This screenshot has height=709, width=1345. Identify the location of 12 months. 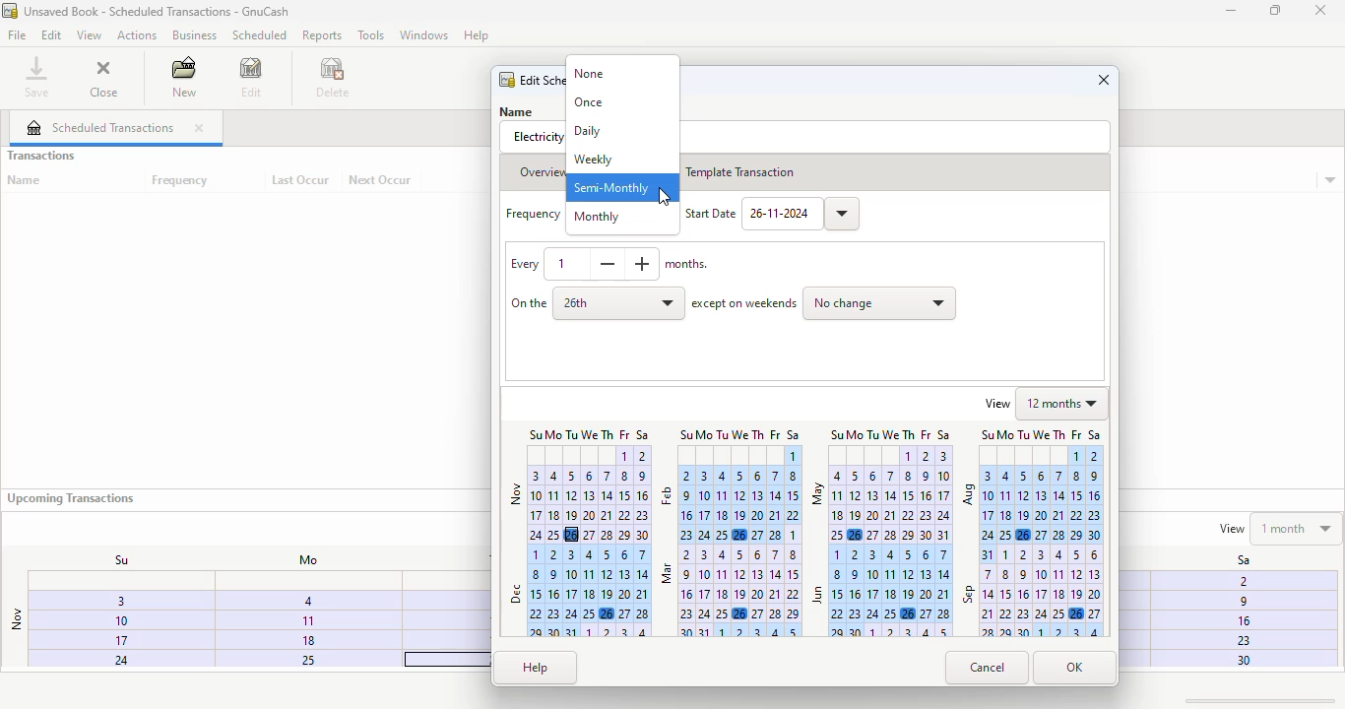
(1063, 403).